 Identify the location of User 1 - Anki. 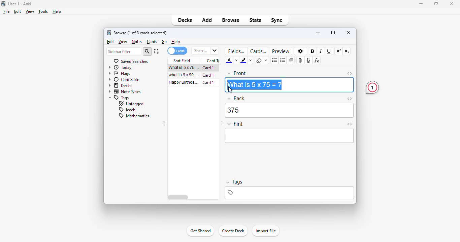
(20, 4).